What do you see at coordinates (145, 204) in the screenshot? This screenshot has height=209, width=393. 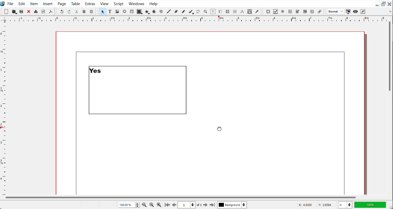 I see `Zoom Out` at bounding box center [145, 204].